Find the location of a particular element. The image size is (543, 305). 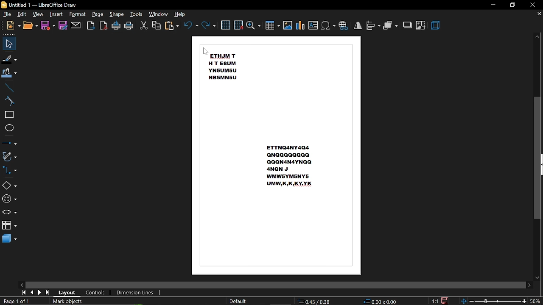

paste is located at coordinates (171, 26).